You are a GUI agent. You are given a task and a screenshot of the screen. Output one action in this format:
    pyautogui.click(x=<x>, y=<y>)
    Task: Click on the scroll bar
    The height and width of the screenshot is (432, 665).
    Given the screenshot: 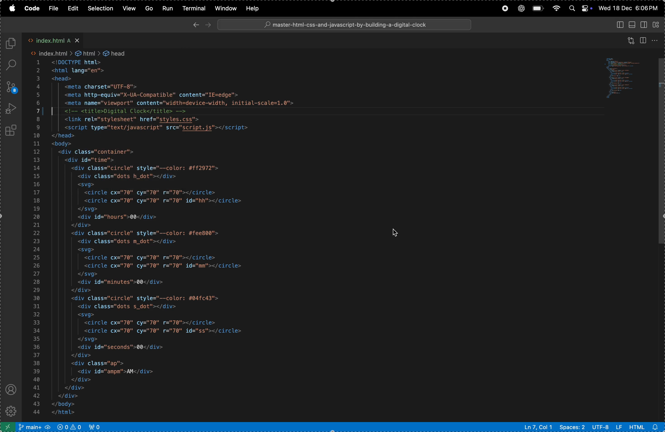 What is the action you would take?
    pyautogui.click(x=660, y=154)
    